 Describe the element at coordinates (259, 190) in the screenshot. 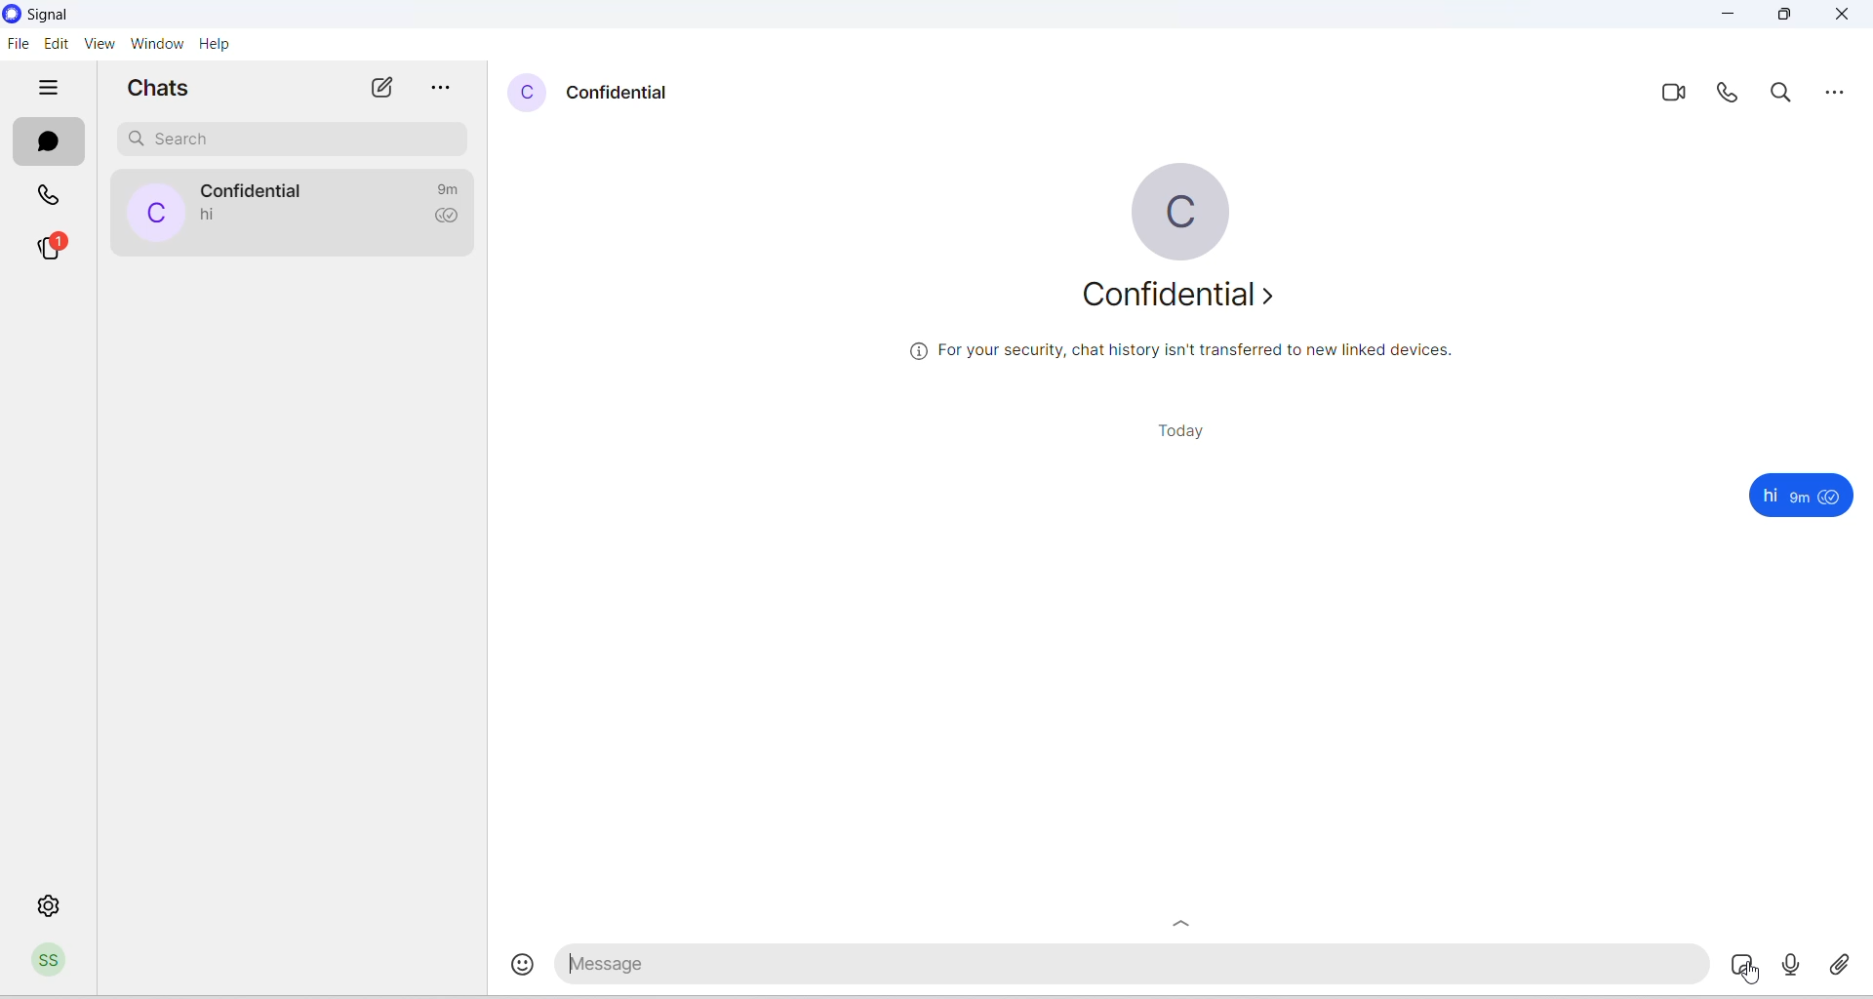

I see `contact name` at that location.